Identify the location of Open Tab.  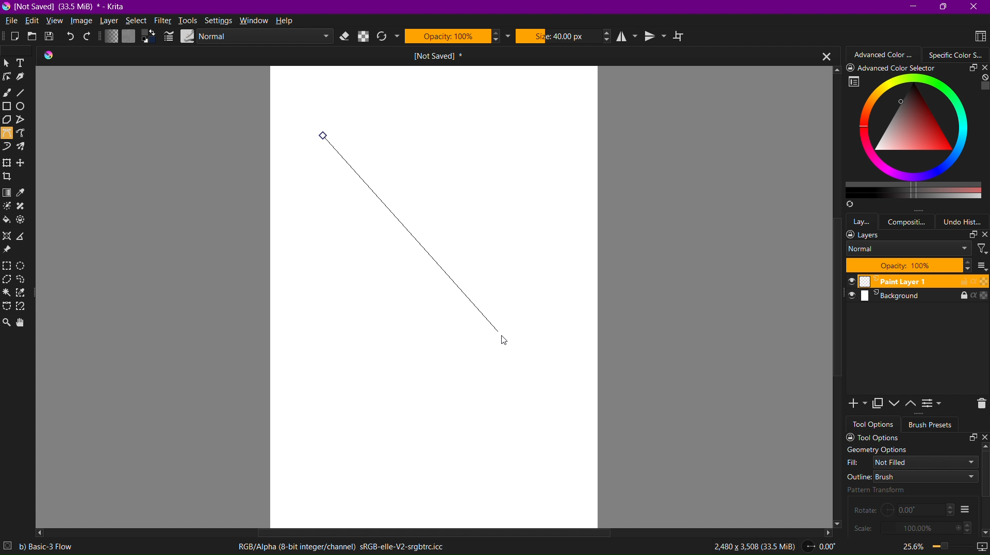
(404, 56).